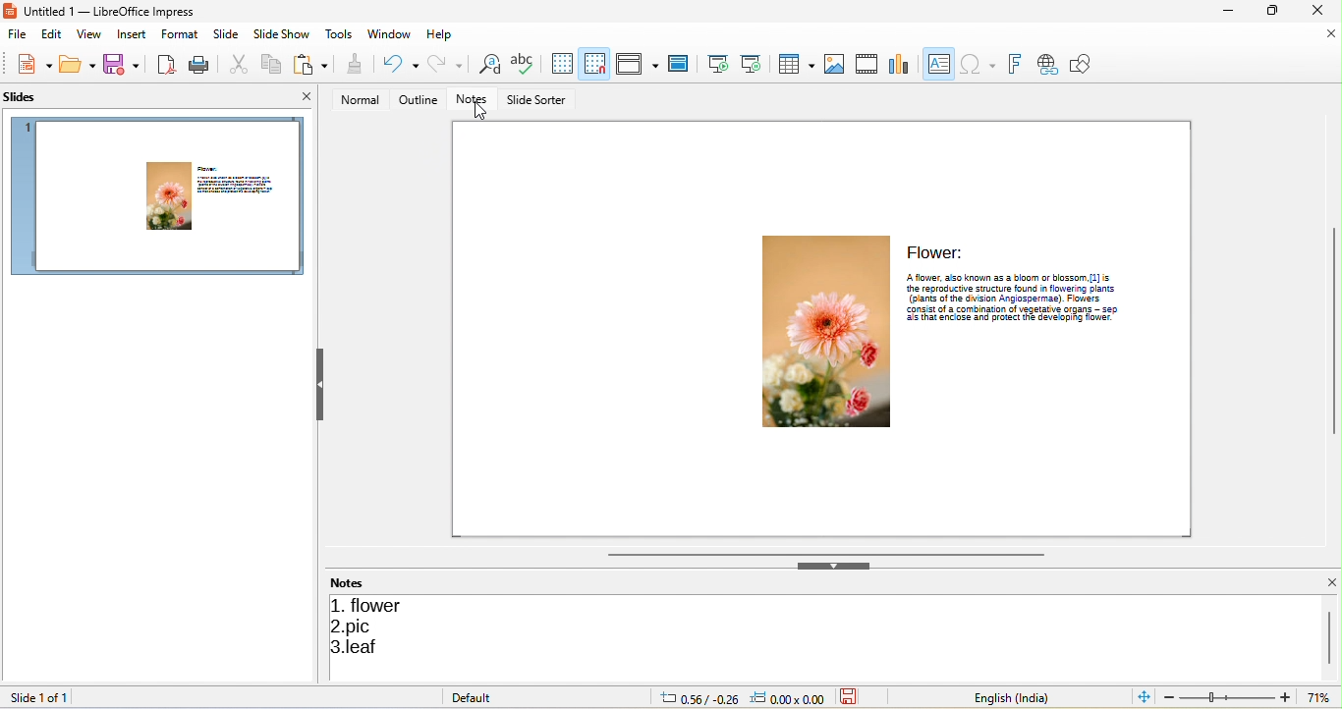 The height and width of the screenshot is (709, 1342). What do you see at coordinates (1331, 635) in the screenshot?
I see `vertical scroll bar` at bounding box center [1331, 635].